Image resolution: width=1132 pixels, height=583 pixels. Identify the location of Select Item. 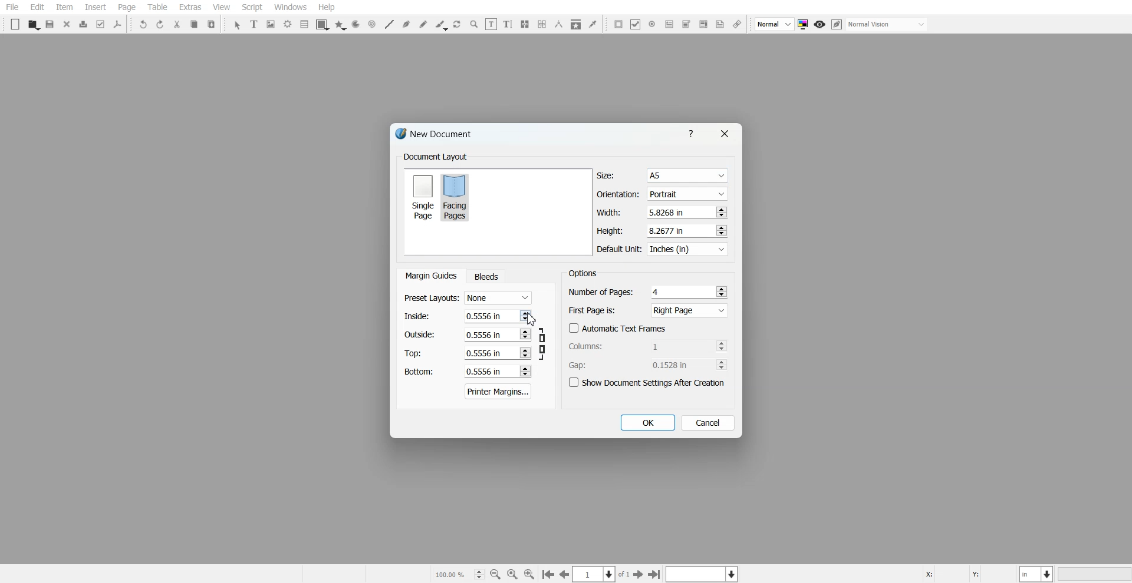
(237, 25).